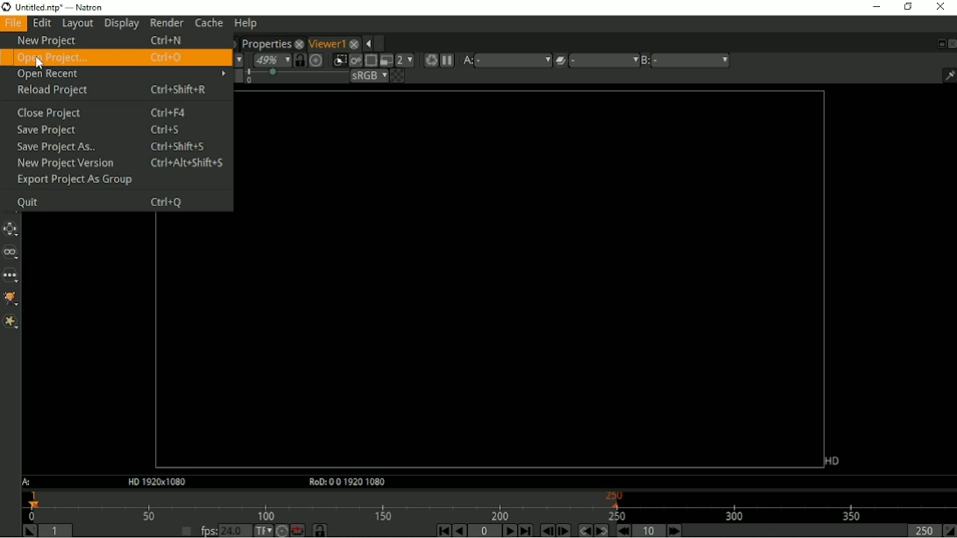 Image resolution: width=957 pixels, height=538 pixels. I want to click on Render, so click(167, 22).